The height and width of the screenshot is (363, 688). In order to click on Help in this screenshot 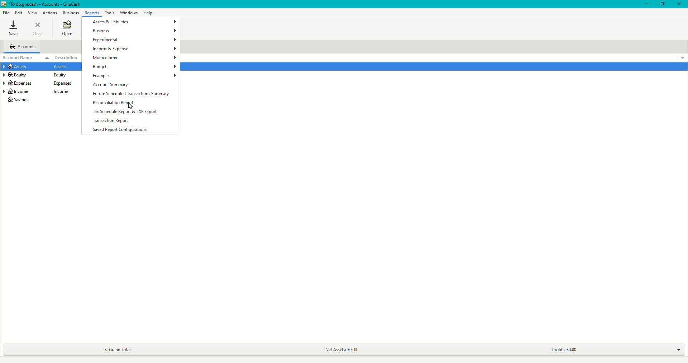, I will do `click(148, 13)`.